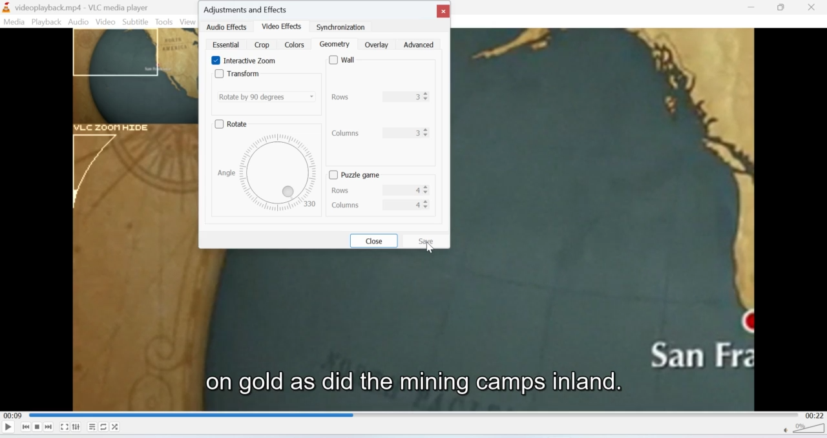 This screenshot has height=438, width=827. Describe the element at coordinates (415, 415) in the screenshot. I see `Playbar` at that location.